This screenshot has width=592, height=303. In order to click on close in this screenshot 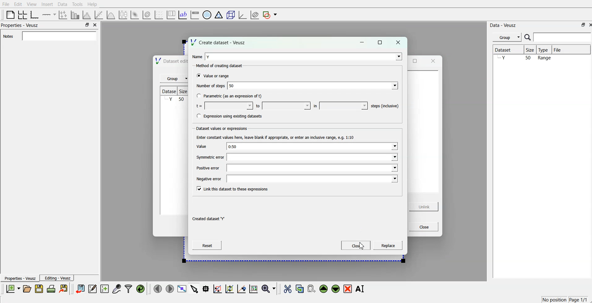, I will do `click(588, 25)`.